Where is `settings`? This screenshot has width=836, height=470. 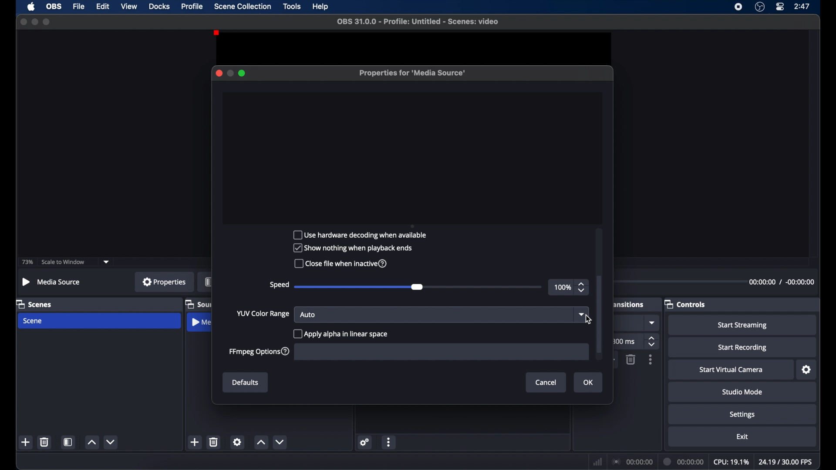 settings is located at coordinates (365, 442).